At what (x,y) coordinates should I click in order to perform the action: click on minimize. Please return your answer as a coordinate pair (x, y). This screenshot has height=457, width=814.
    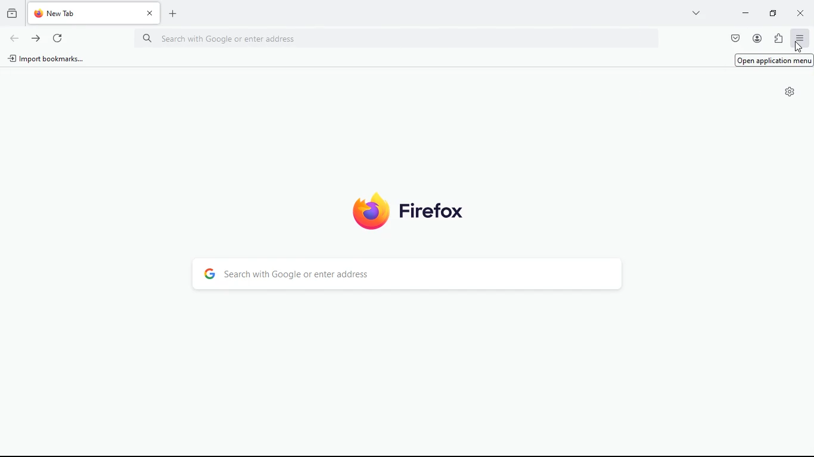
    Looking at the image, I should click on (745, 12).